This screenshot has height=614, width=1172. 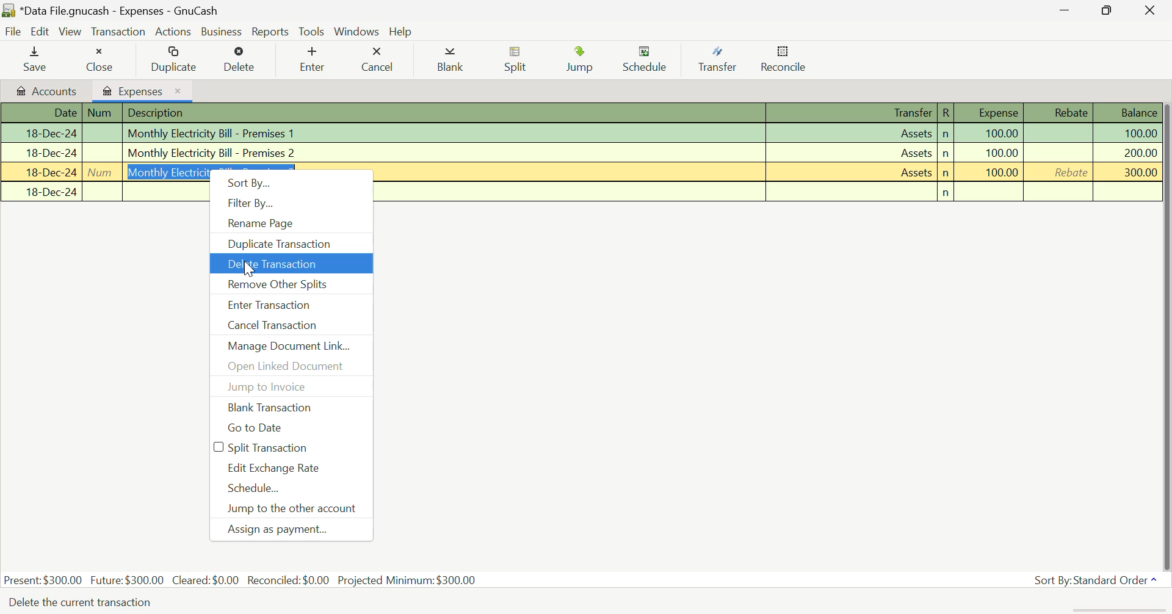 I want to click on Delete, so click(x=239, y=60).